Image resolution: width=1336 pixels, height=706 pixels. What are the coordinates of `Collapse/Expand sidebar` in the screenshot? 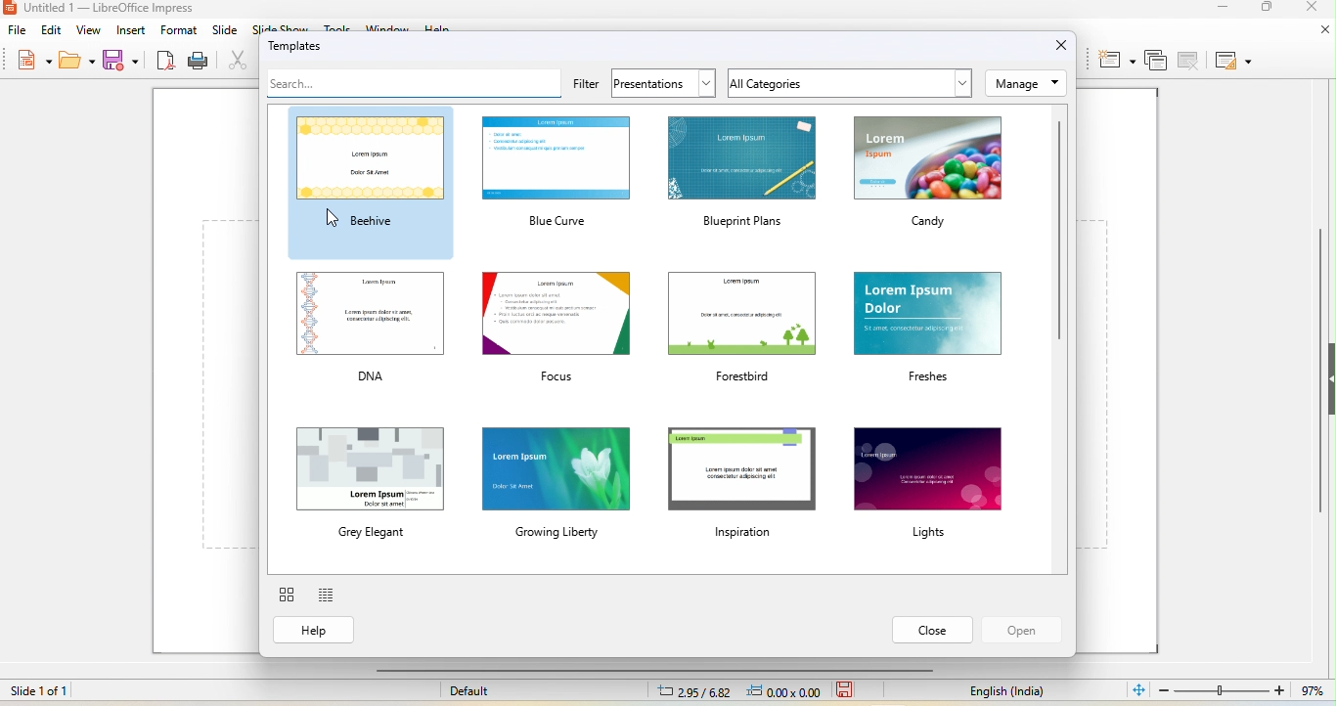 It's located at (1332, 378).